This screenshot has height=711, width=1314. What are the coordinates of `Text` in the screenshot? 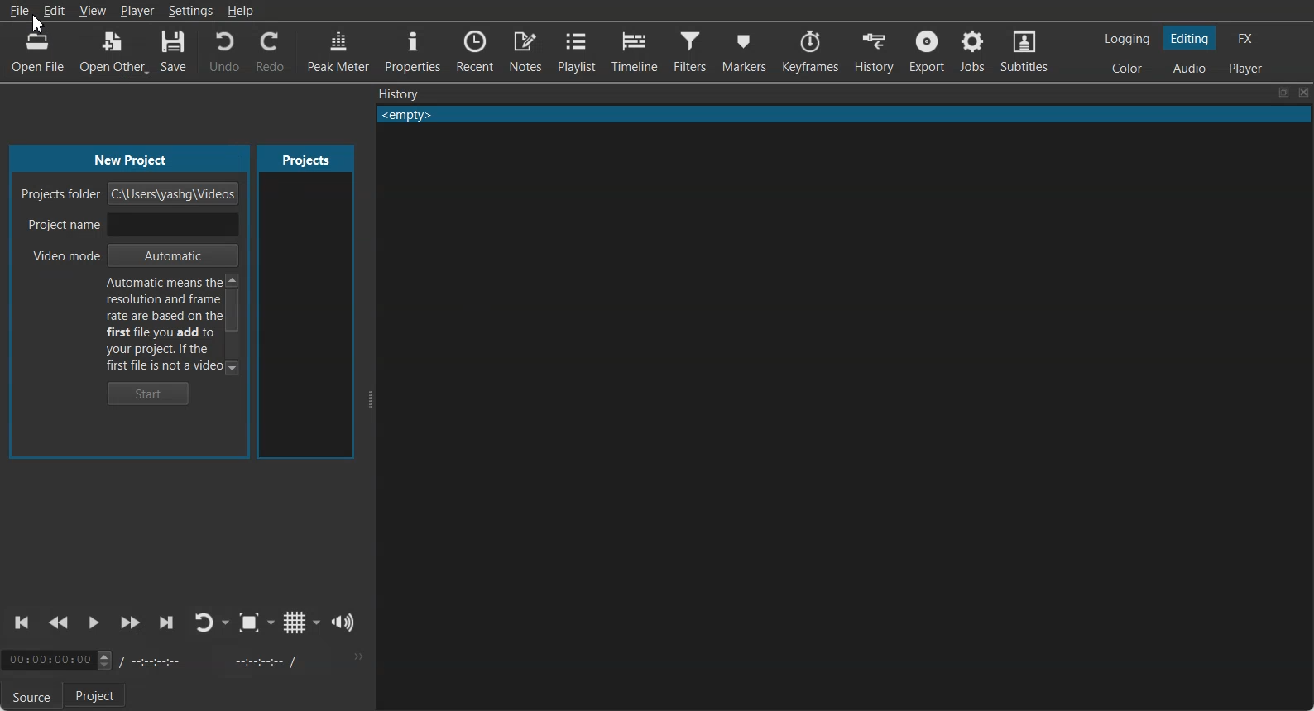 It's located at (399, 93).